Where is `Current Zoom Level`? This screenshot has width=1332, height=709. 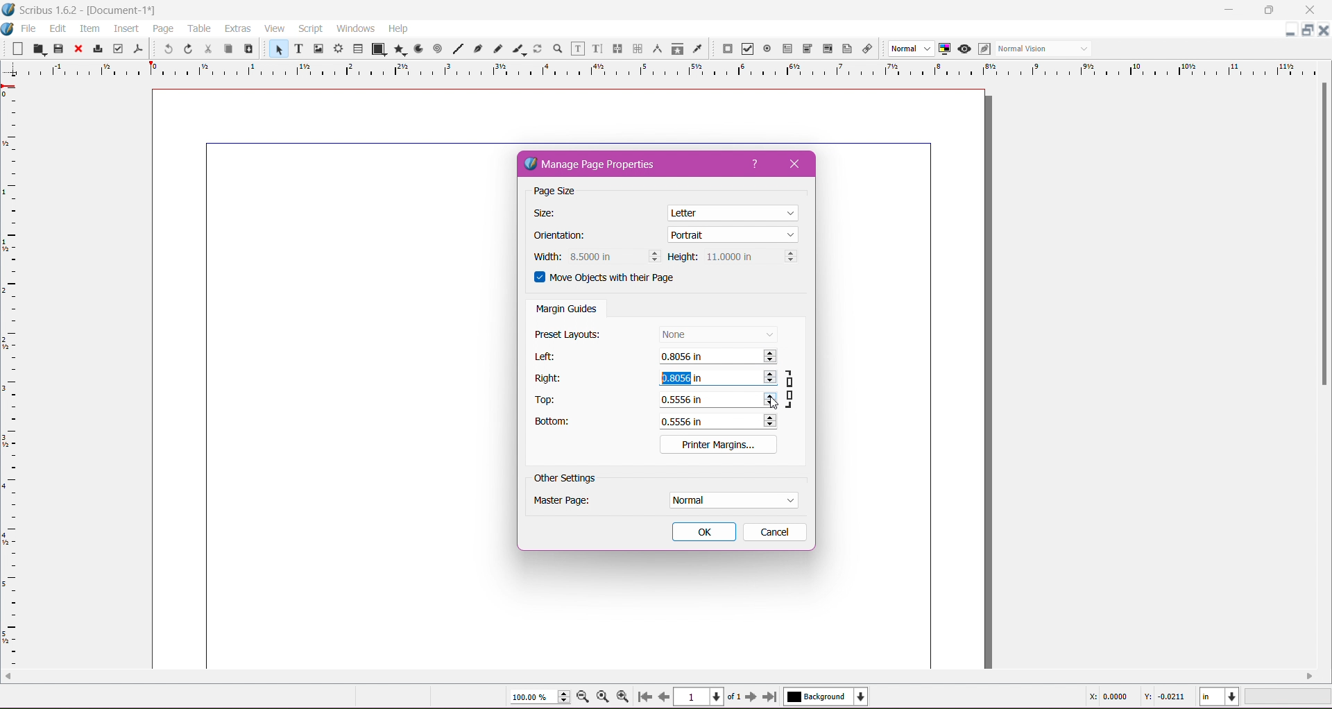 Current Zoom Level is located at coordinates (534, 697).